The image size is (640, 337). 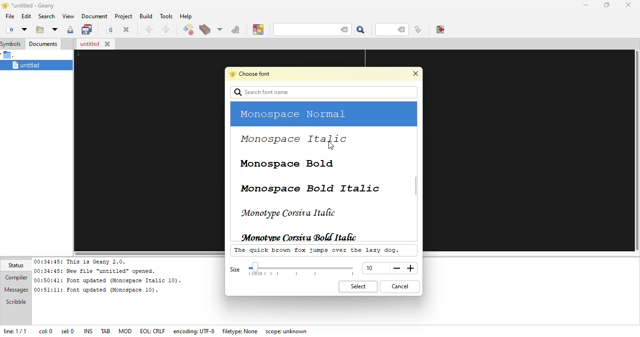 I want to click on select size, so click(x=302, y=268).